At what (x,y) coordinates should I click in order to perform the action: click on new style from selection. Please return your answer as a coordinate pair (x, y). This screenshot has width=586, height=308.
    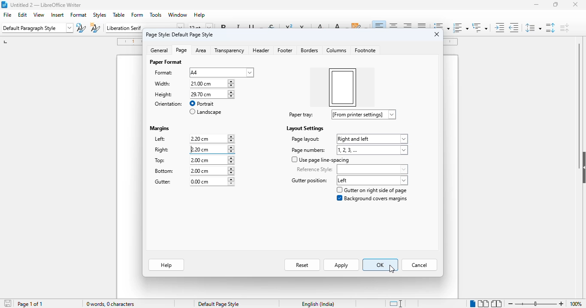
    Looking at the image, I should click on (96, 28).